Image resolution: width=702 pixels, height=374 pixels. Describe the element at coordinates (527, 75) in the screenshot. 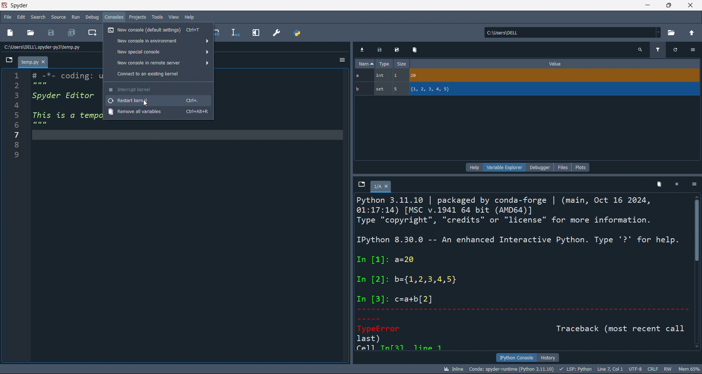

I see `a, int, 1, 20` at that location.